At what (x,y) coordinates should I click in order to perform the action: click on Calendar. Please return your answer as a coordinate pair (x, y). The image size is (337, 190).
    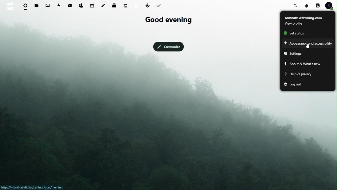
    Looking at the image, I should click on (92, 5).